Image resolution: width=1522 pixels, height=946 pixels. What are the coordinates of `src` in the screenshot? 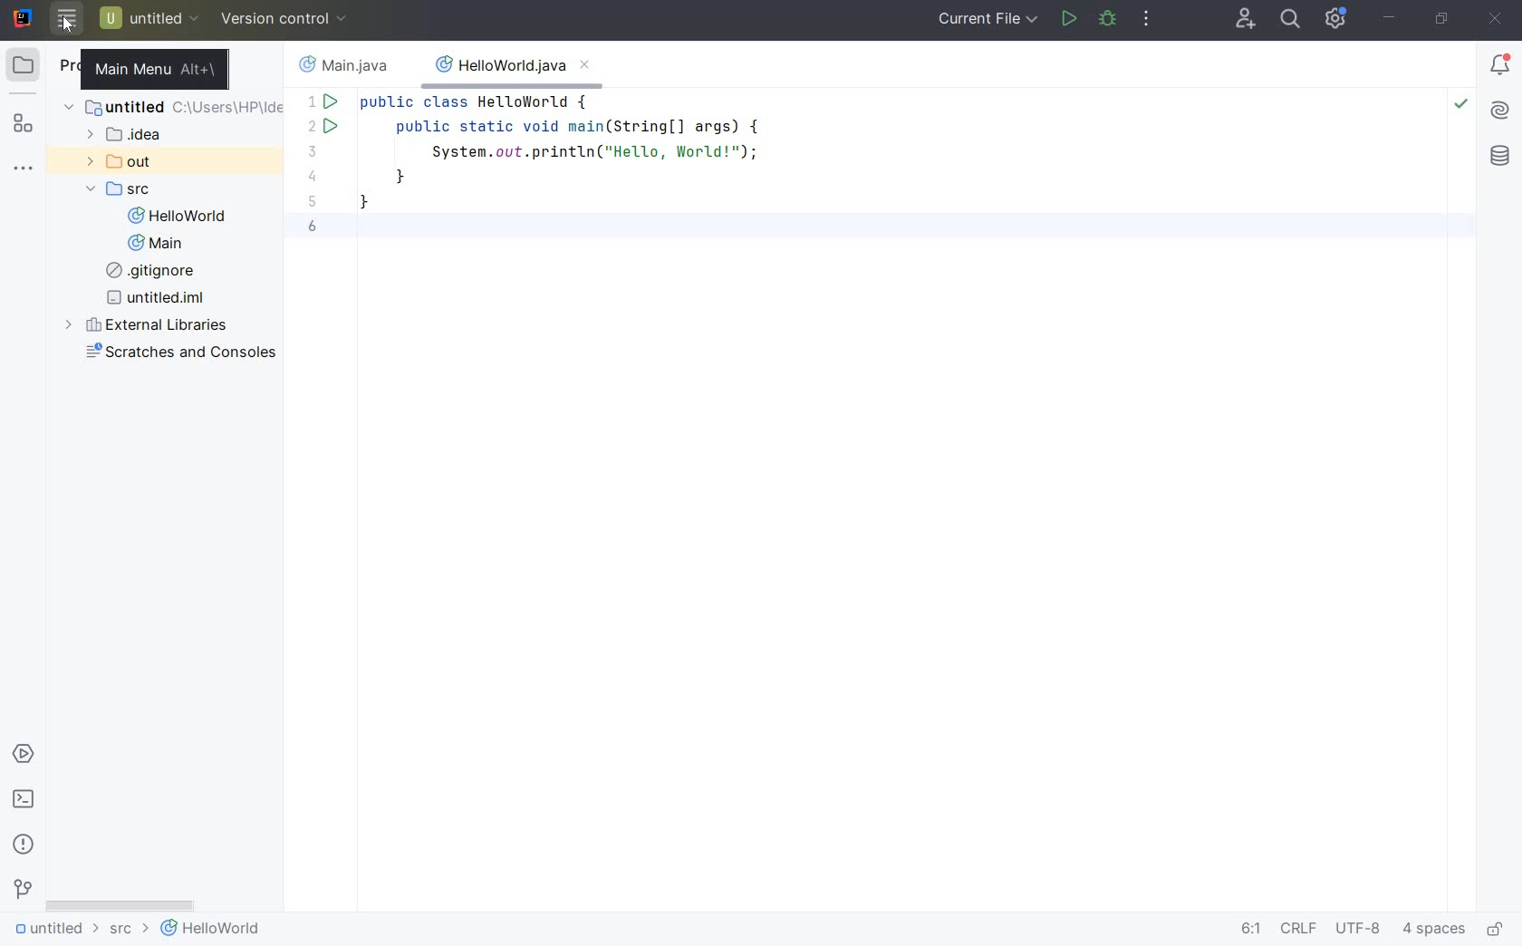 It's located at (127, 932).